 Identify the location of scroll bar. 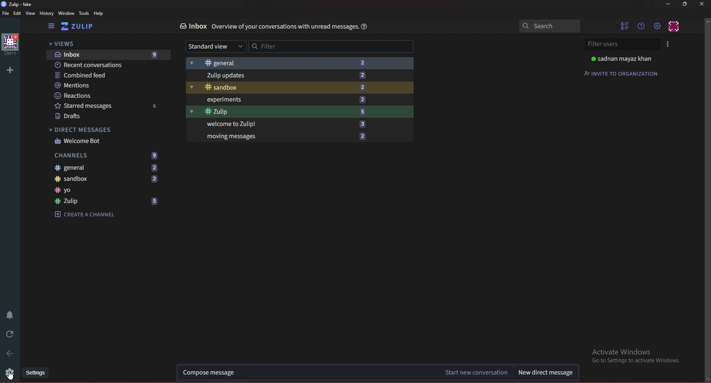
(708, 200).